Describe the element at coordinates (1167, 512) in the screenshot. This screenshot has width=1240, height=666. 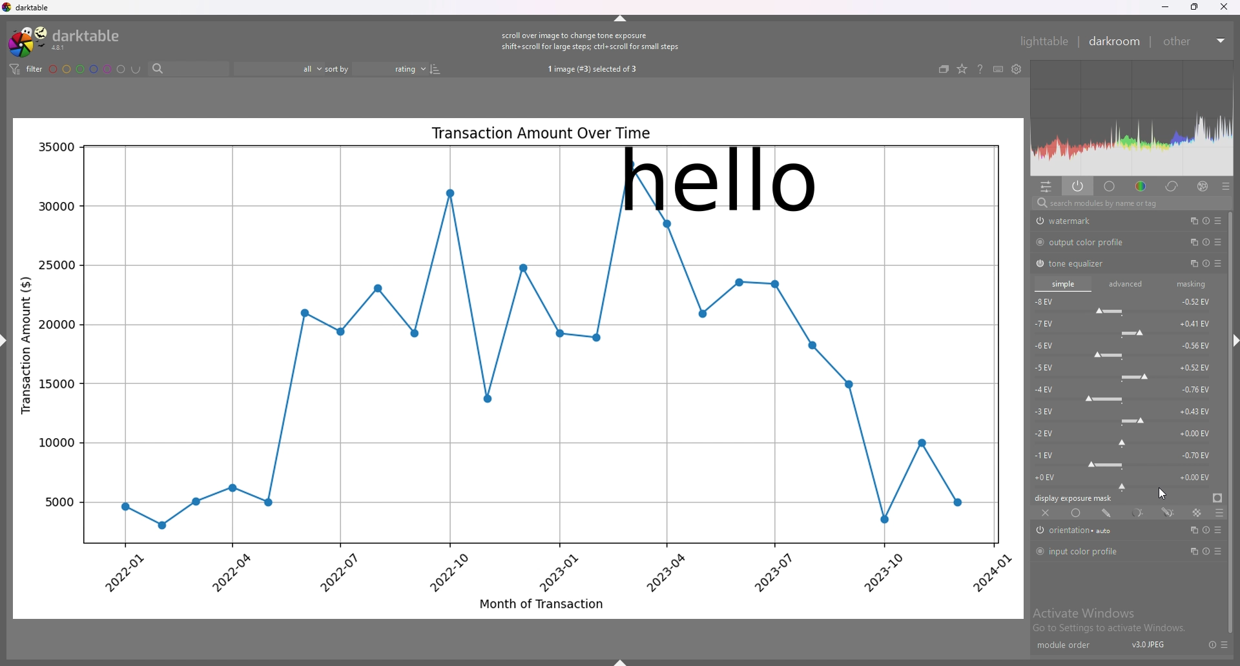
I see `drawn and parametric mask` at that location.